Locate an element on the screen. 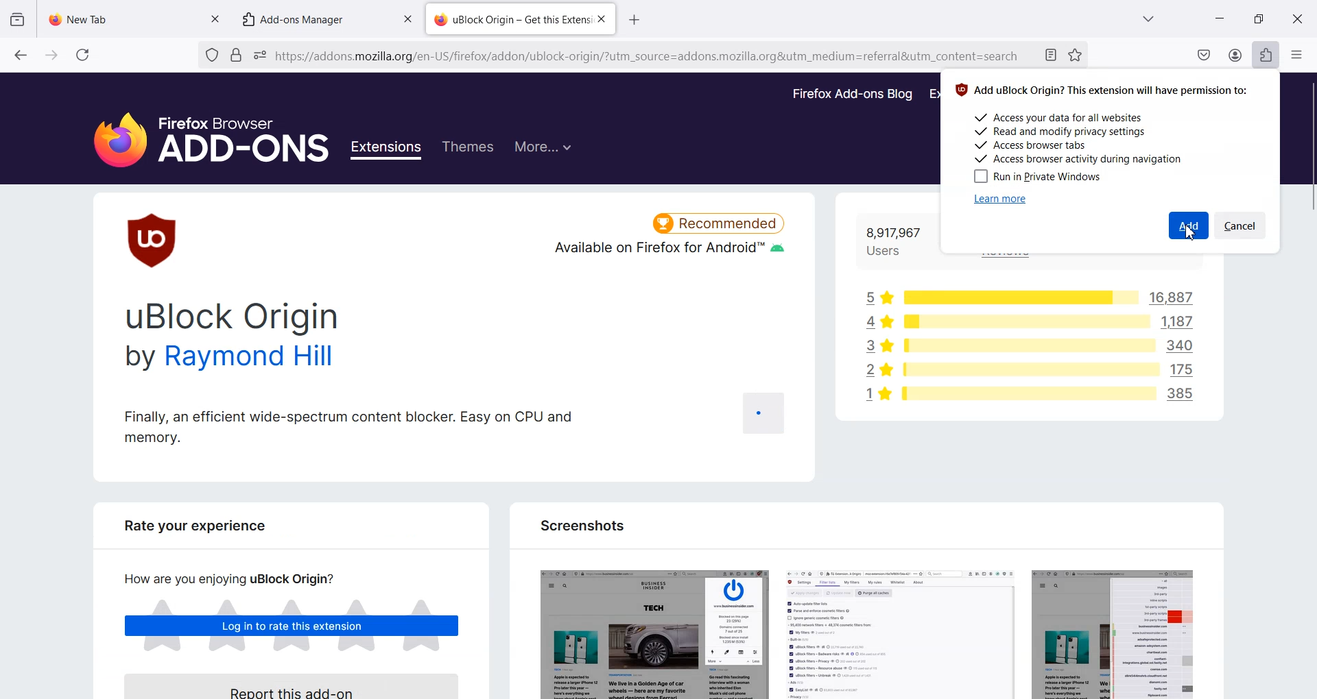 Image resolution: width=1317 pixels, height=699 pixels. Close tab is located at coordinates (215, 17).